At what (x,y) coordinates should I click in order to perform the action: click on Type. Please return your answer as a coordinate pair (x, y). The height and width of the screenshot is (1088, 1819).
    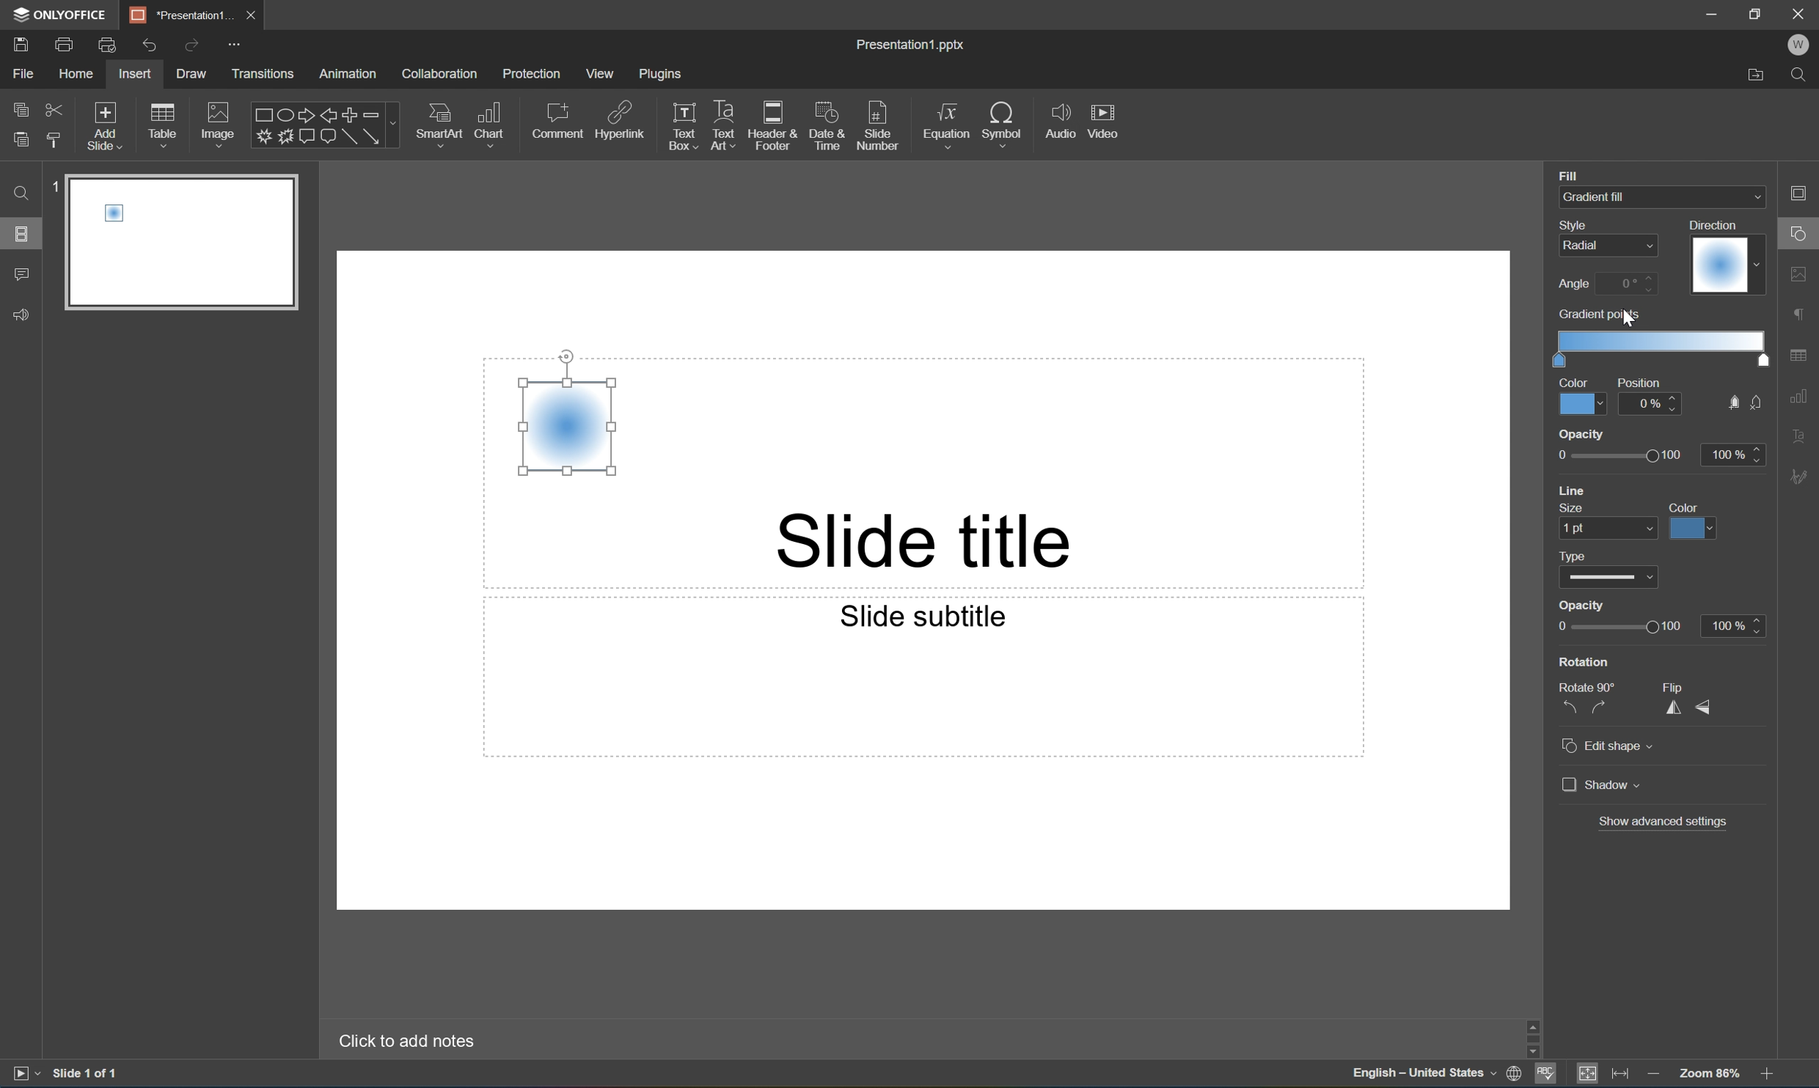
    Looking at the image, I should click on (1573, 555).